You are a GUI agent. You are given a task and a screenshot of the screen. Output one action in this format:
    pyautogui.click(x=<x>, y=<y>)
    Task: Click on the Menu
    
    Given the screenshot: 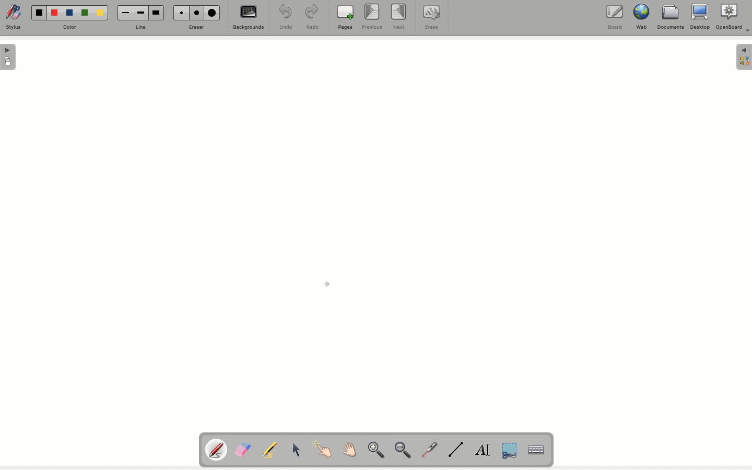 What is the action you would take?
    pyautogui.click(x=744, y=58)
    